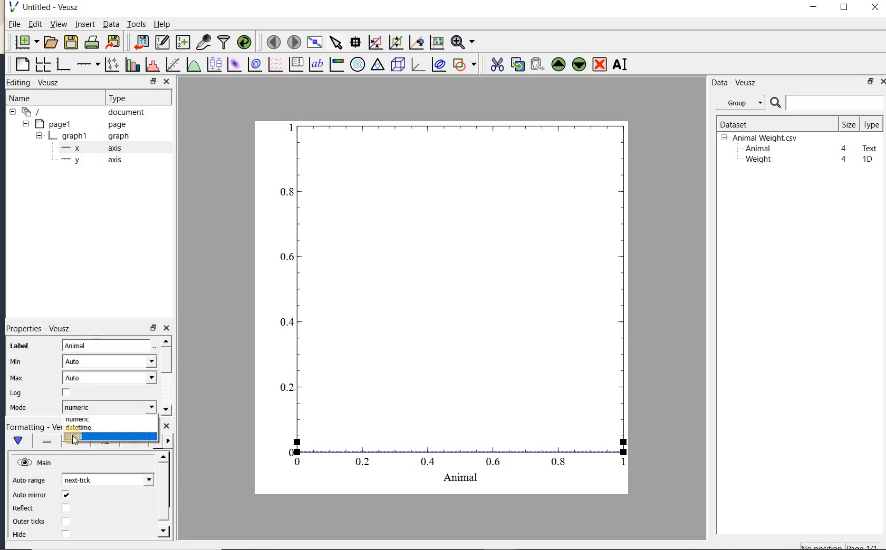 The image size is (886, 550). What do you see at coordinates (66, 393) in the screenshot?
I see `check/uncheck` at bounding box center [66, 393].